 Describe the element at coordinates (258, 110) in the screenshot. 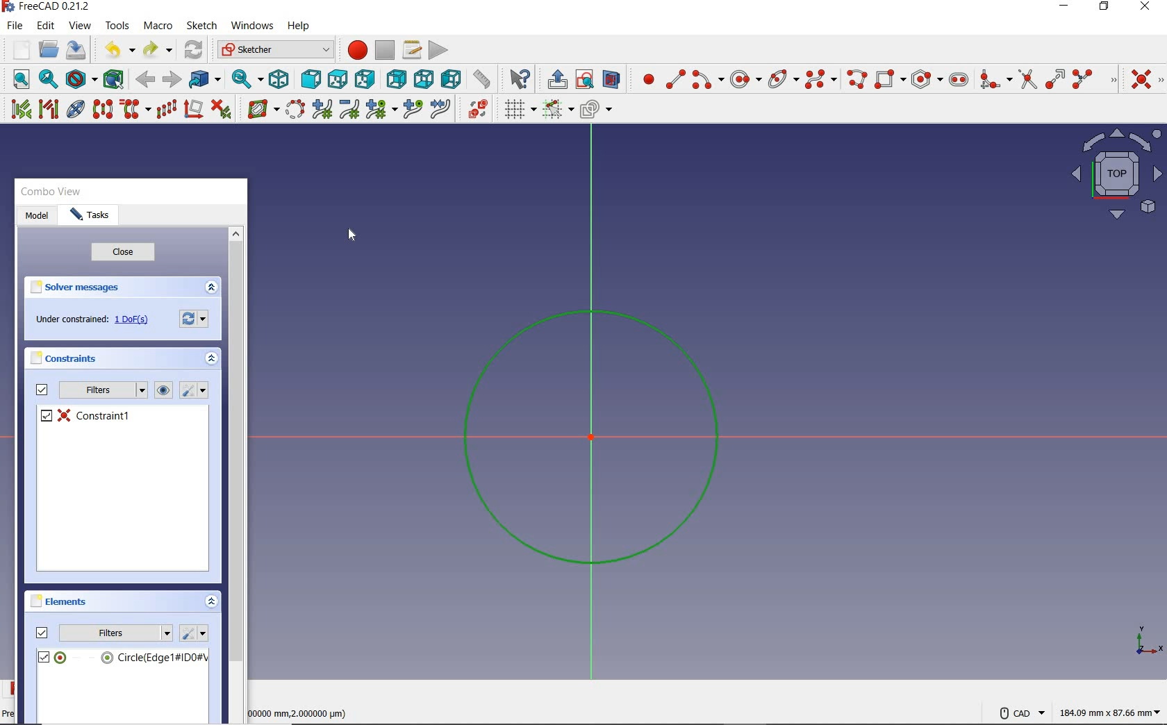

I see `` at that location.